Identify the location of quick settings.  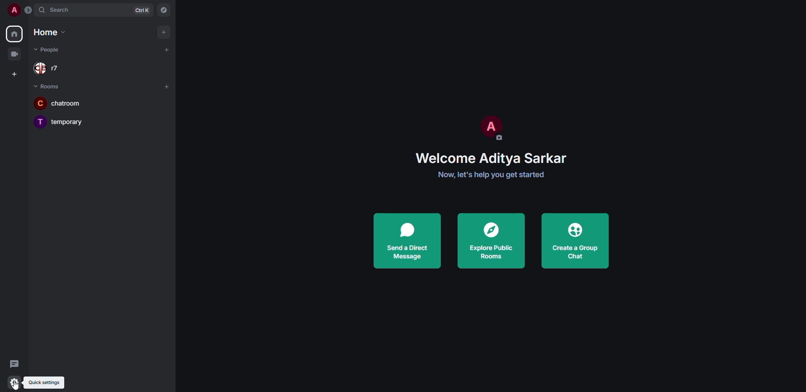
(14, 382).